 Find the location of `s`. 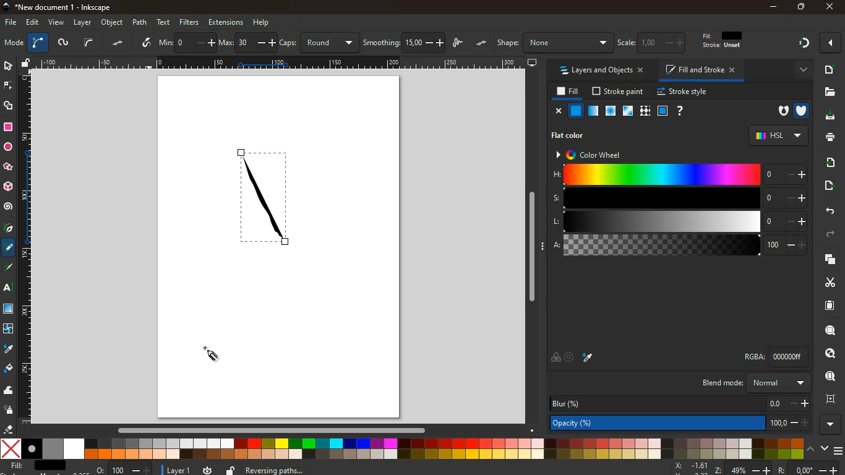

s is located at coordinates (679, 198).